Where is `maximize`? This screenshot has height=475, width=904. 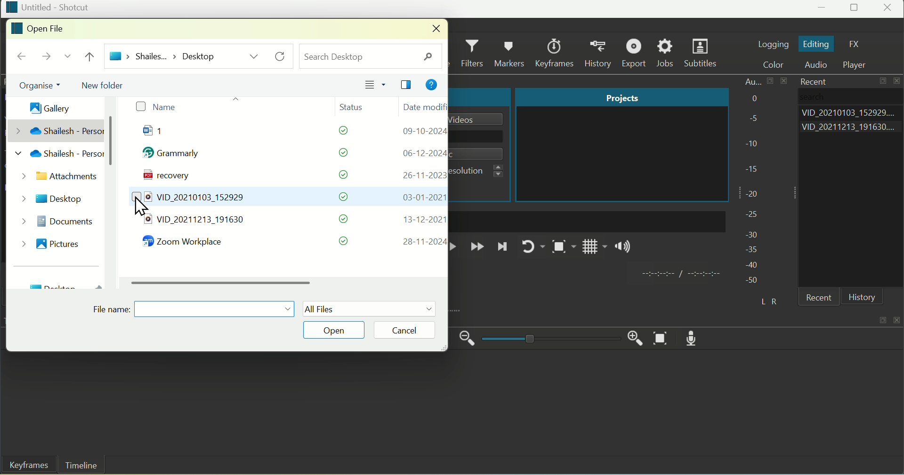
maximize is located at coordinates (884, 82).